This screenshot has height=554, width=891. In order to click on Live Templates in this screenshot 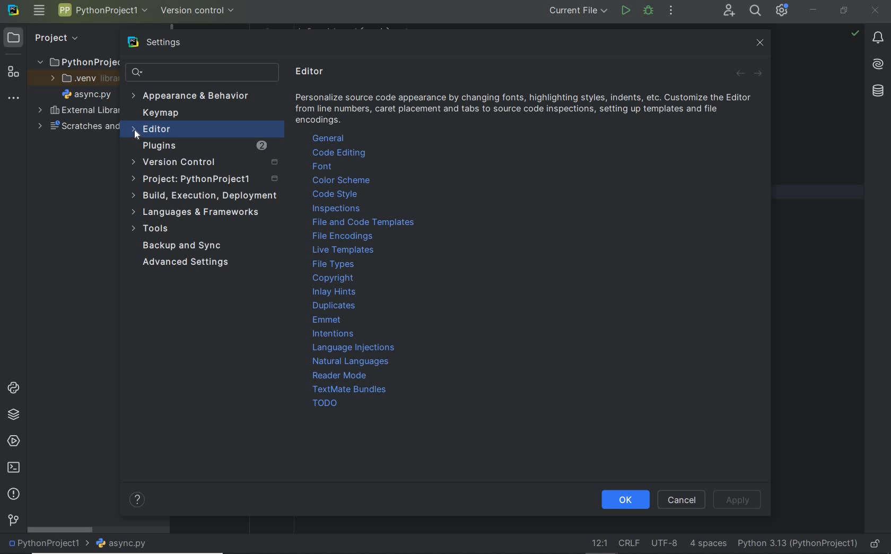, I will do `click(342, 252)`.